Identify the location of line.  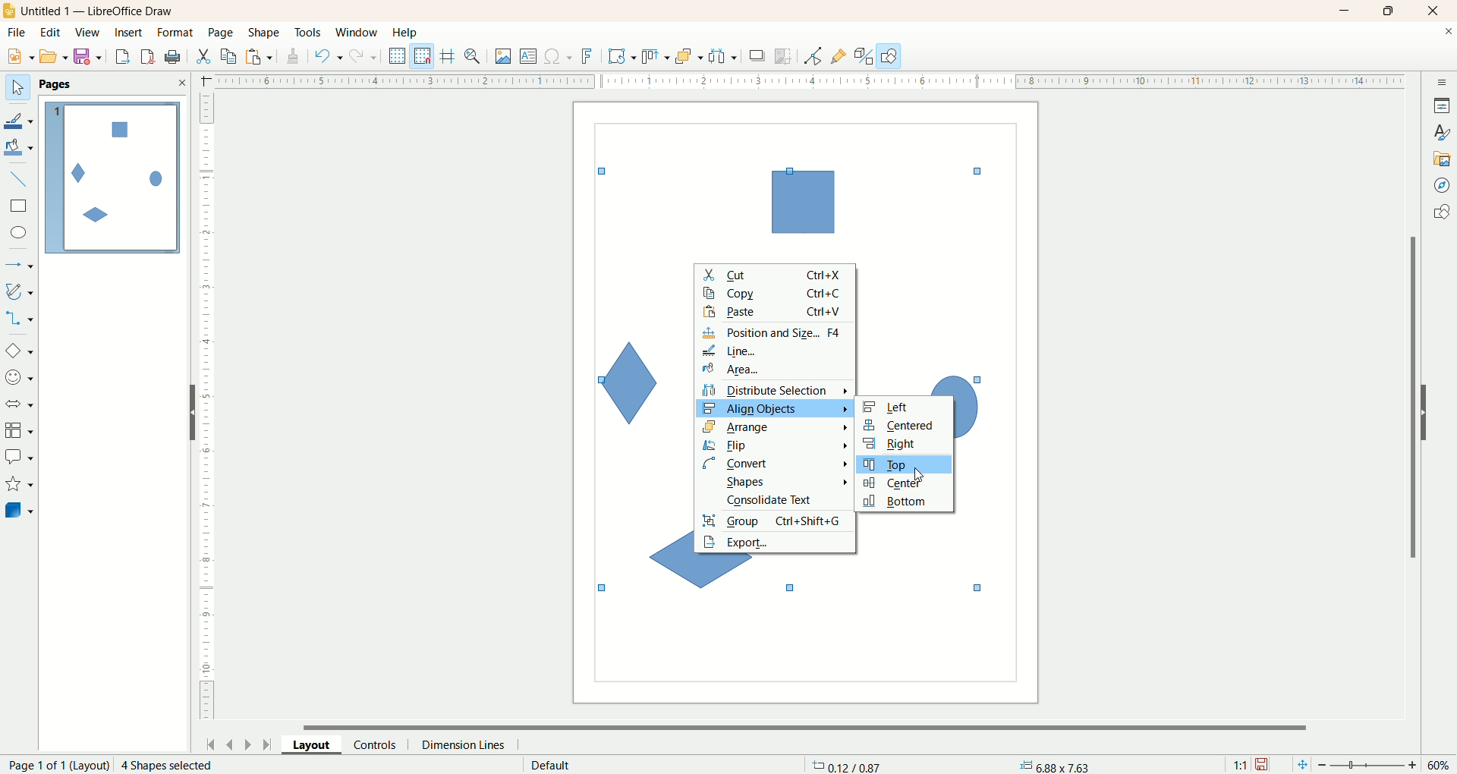
(775, 351).